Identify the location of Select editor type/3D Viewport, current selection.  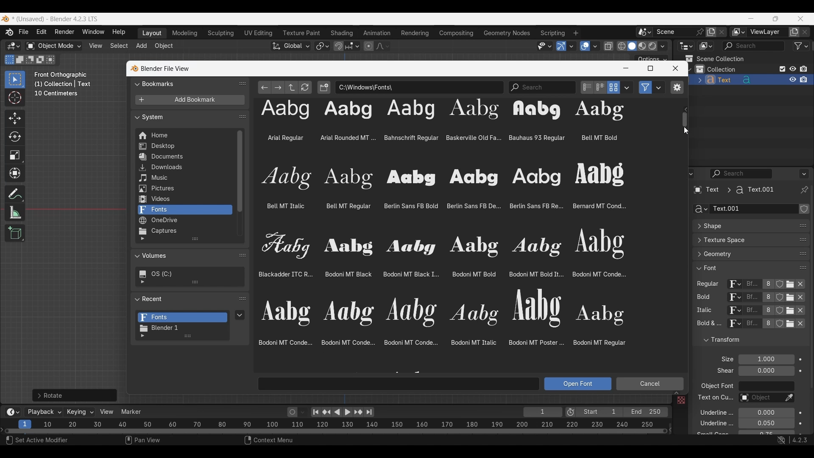
(14, 46).